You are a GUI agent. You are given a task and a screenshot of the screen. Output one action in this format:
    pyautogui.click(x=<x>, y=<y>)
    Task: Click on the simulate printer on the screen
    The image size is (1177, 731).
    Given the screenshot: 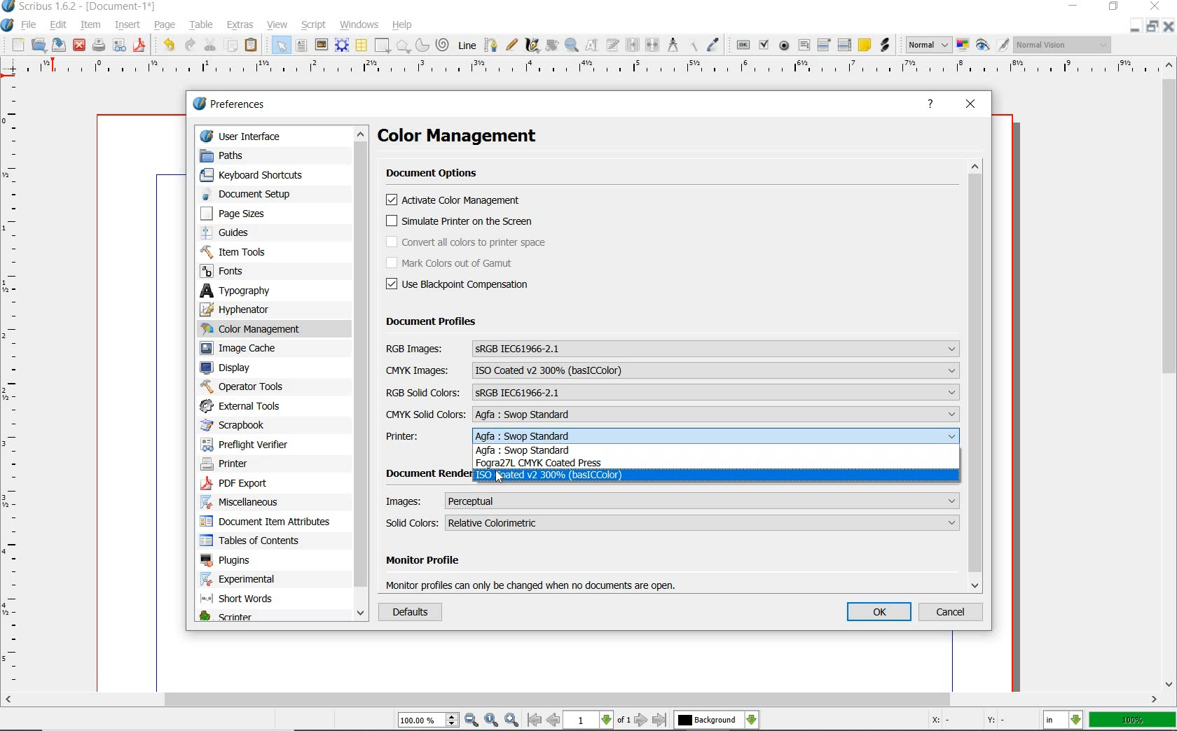 What is the action you would take?
    pyautogui.click(x=460, y=222)
    